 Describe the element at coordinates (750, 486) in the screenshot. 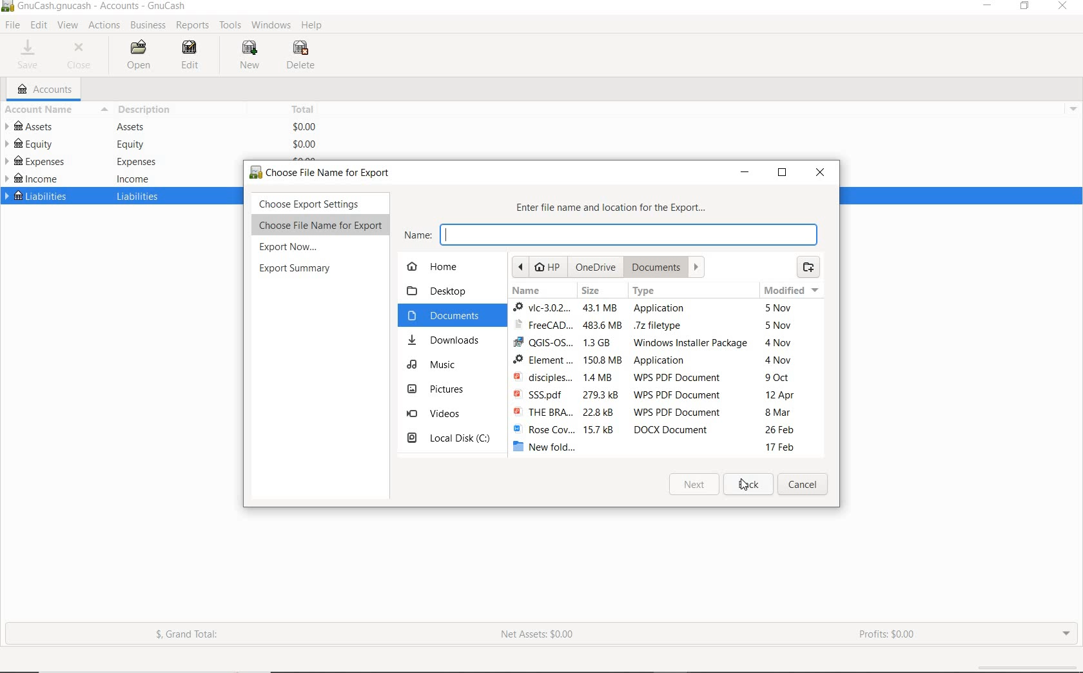

I see `back` at that location.